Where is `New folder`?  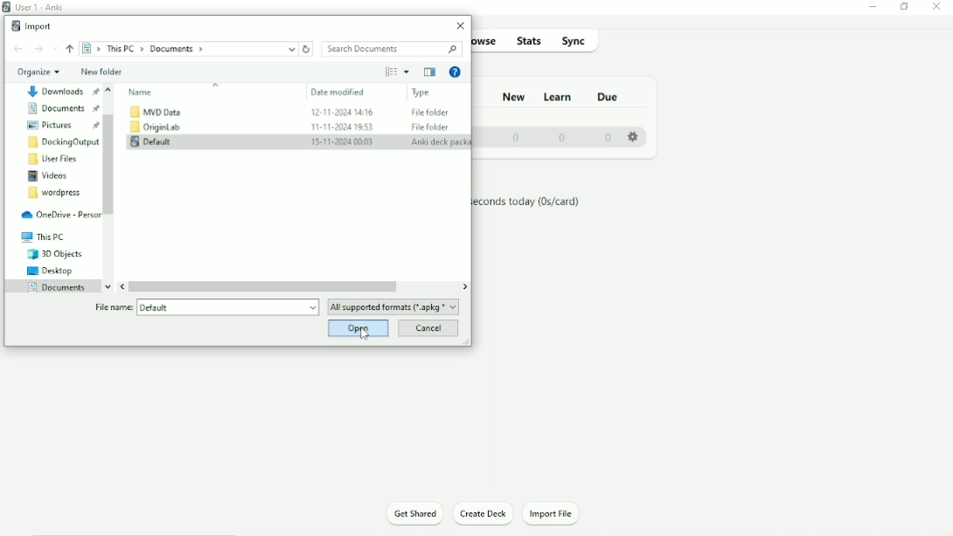 New folder is located at coordinates (103, 72).